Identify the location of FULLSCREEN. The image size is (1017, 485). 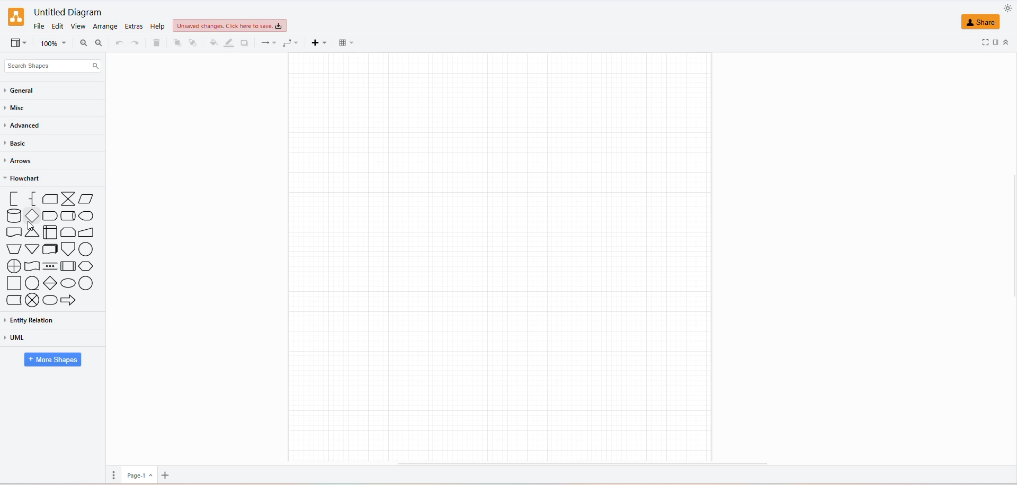
(977, 43).